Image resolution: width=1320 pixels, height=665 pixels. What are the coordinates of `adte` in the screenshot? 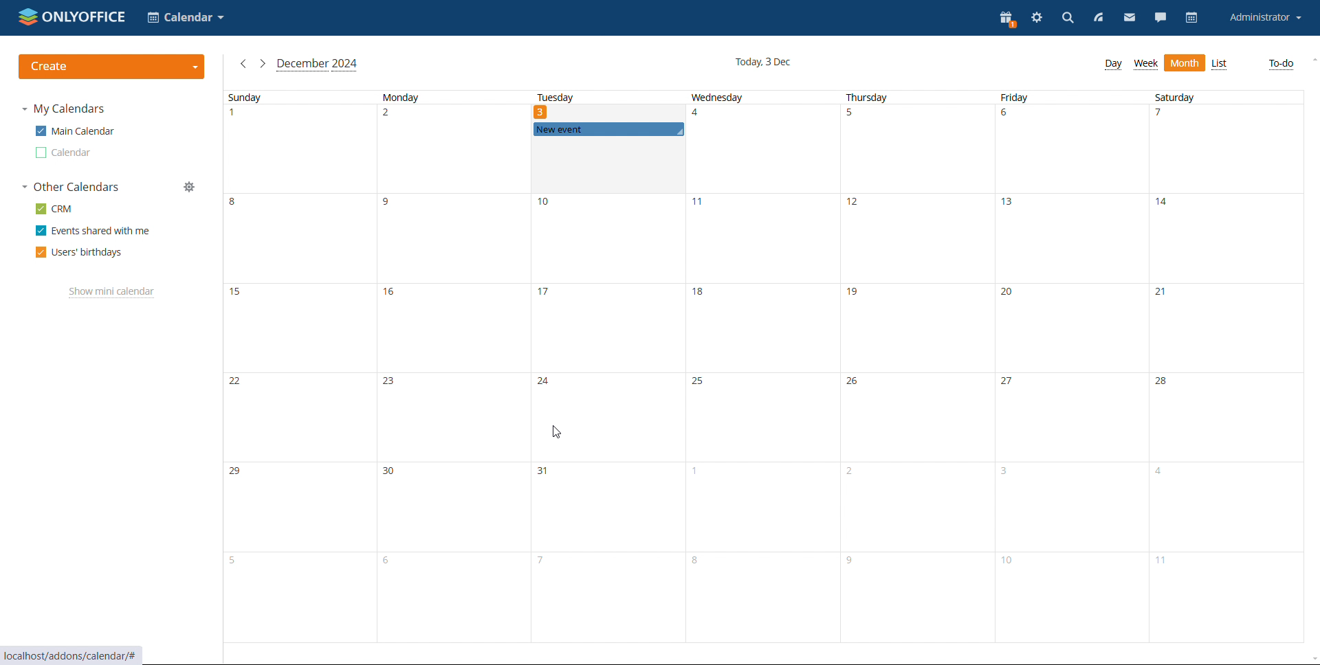 It's located at (919, 418).